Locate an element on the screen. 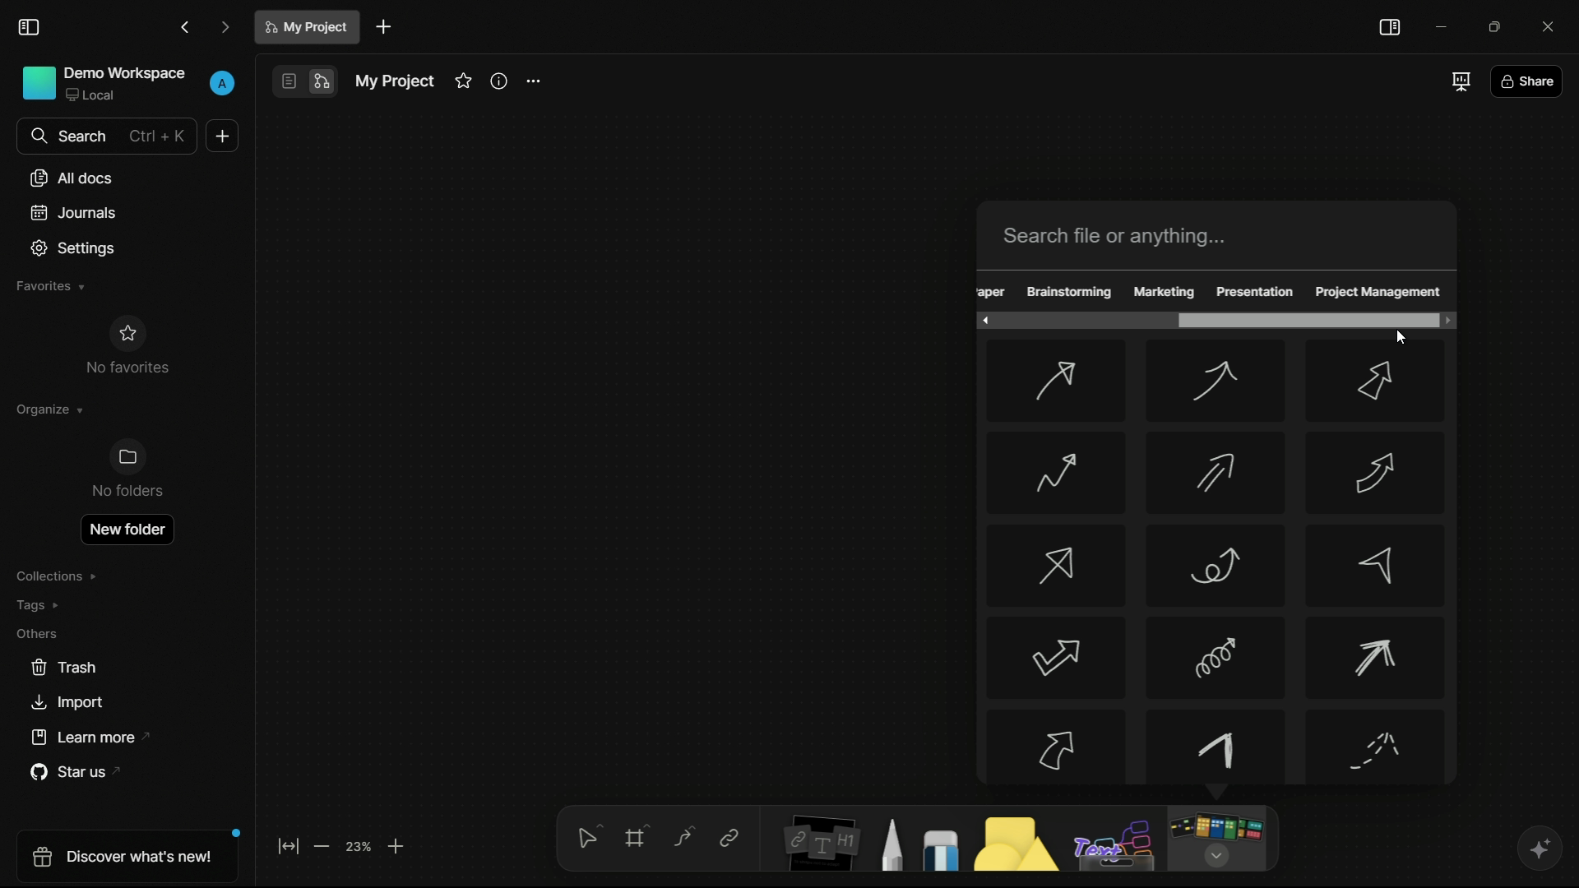  maximize or restore is located at coordinates (1501, 26).